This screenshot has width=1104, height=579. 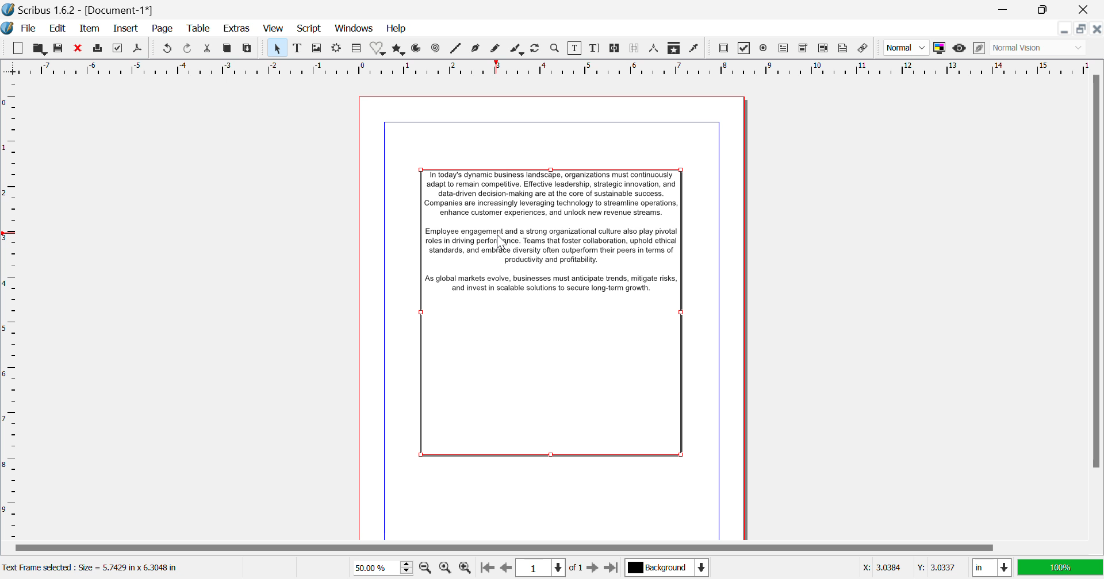 What do you see at coordinates (696, 49) in the screenshot?
I see `Eyedropper` at bounding box center [696, 49].